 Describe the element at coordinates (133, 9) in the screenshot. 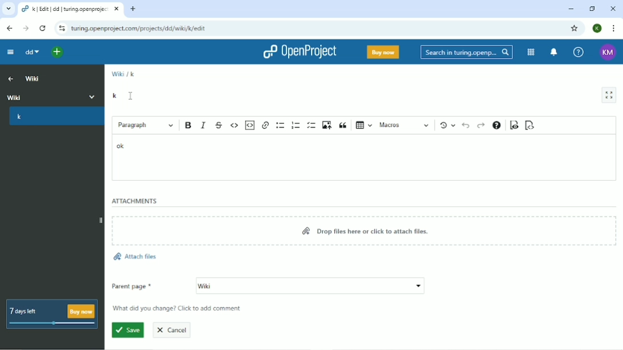

I see `New tab` at that location.